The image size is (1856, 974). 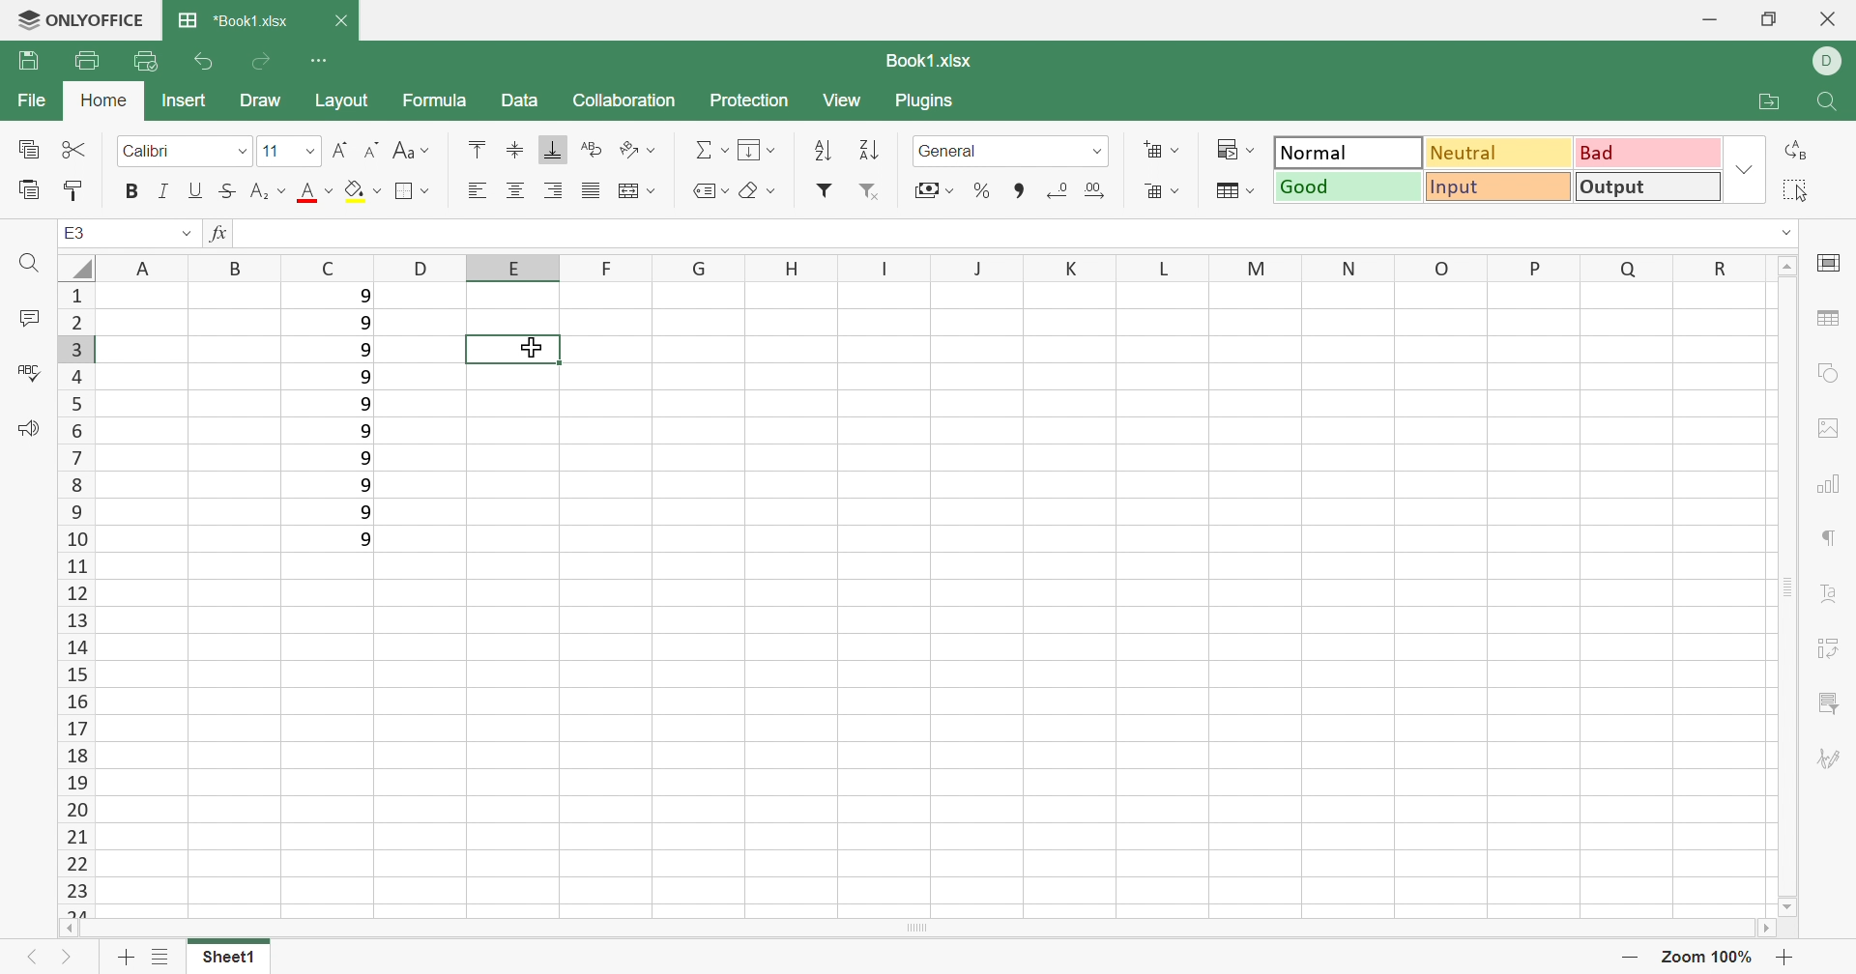 What do you see at coordinates (1234, 190) in the screenshot?
I see `Format table as template` at bounding box center [1234, 190].